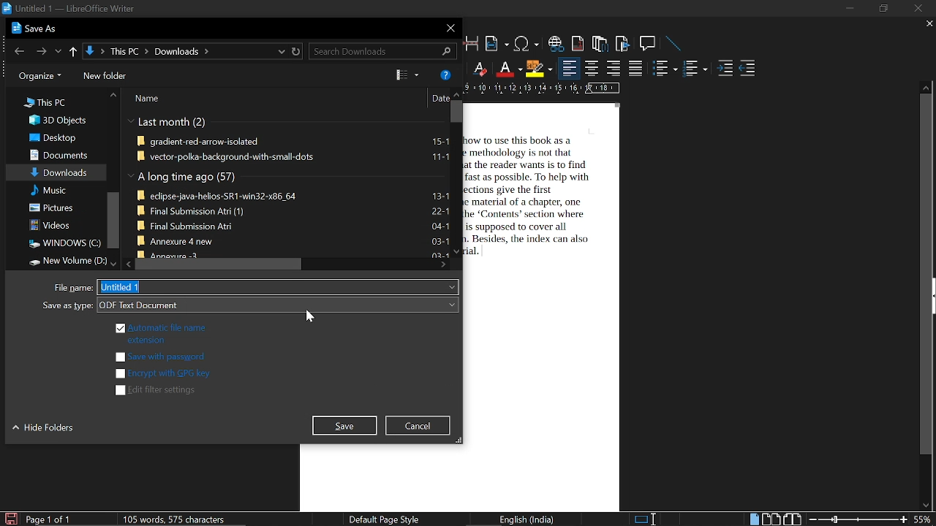 The height and width of the screenshot is (526, 936). I want to click on minimize, so click(848, 9).